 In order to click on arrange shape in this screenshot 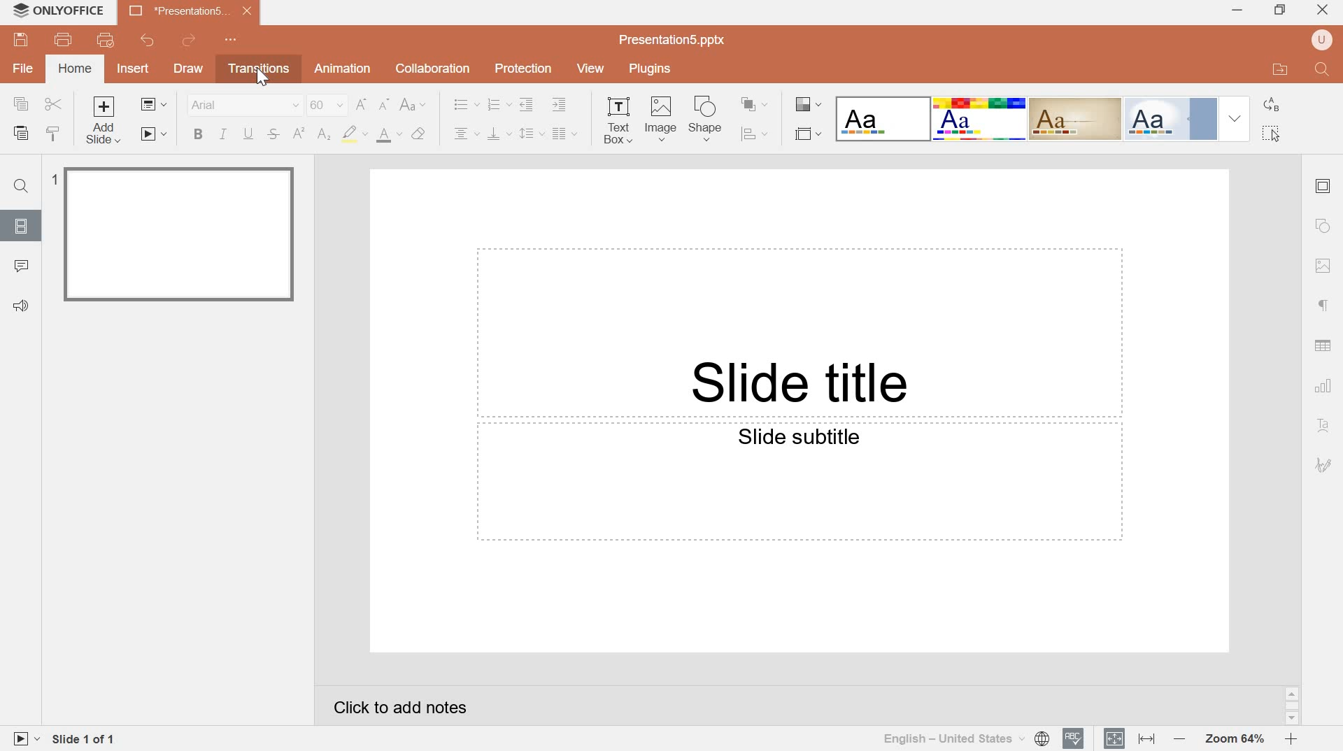, I will do `click(757, 104)`.